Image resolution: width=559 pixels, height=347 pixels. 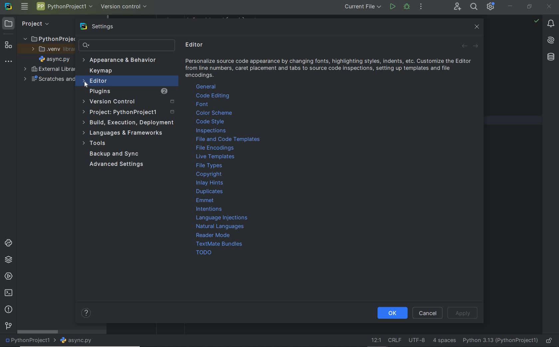 What do you see at coordinates (207, 86) in the screenshot?
I see `General` at bounding box center [207, 86].